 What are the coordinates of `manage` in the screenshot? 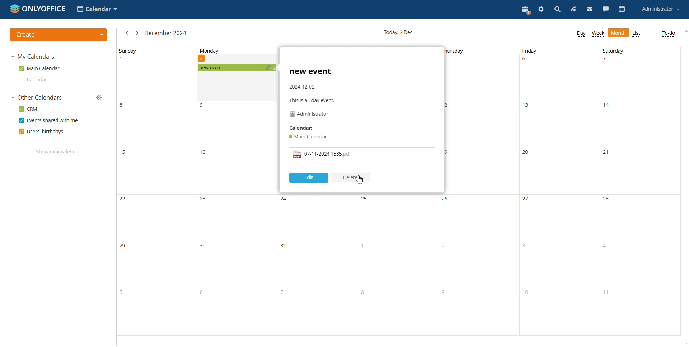 It's located at (99, 98).